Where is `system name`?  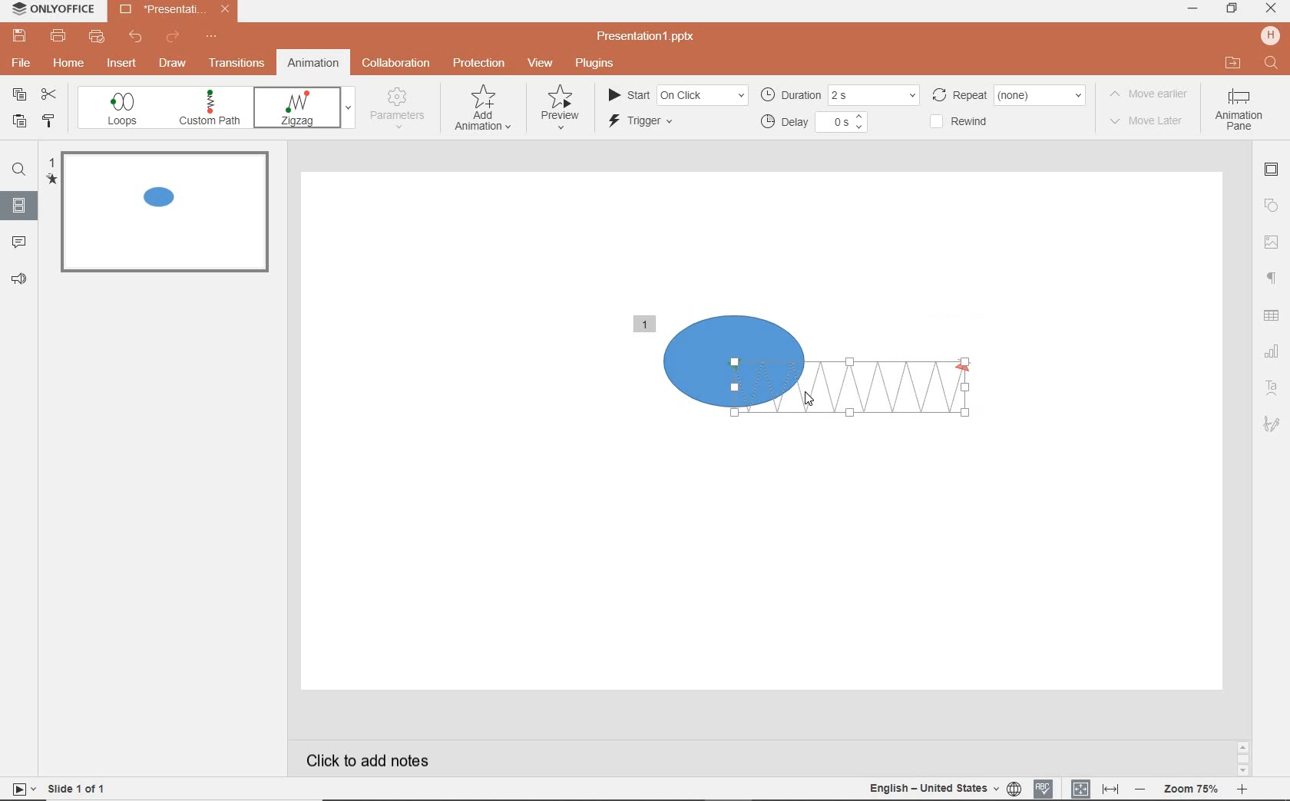 system name is located at coordinates (52, 9).